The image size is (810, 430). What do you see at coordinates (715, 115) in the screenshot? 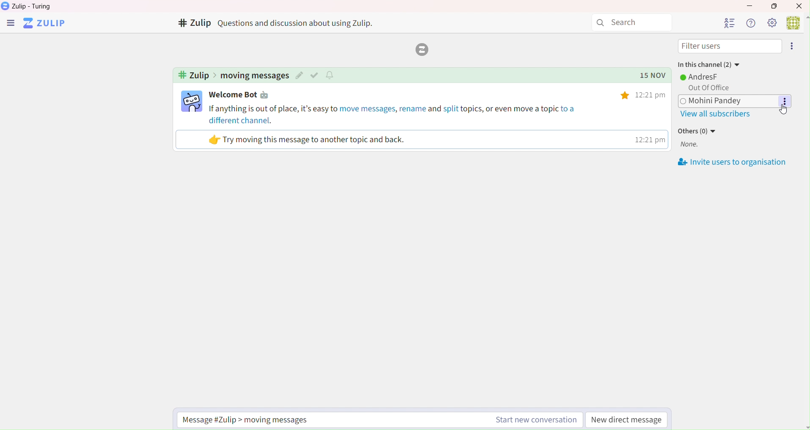
I see `View All subscribers` at bounding box center [715, 115].